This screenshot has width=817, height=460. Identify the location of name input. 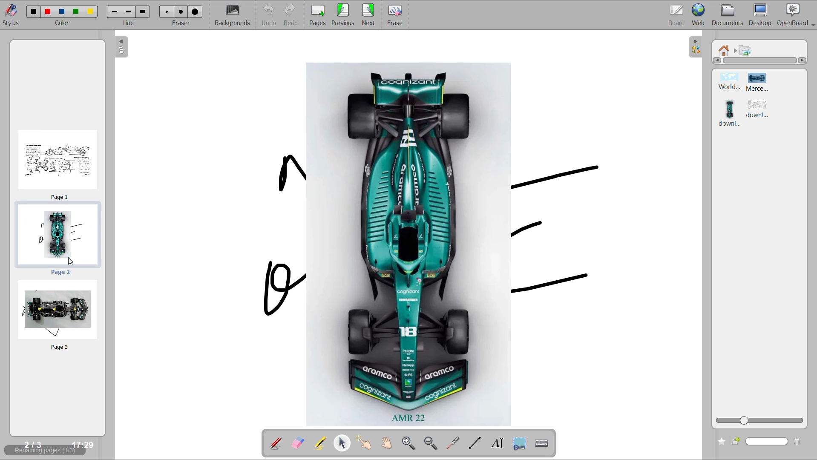
(768, 440).